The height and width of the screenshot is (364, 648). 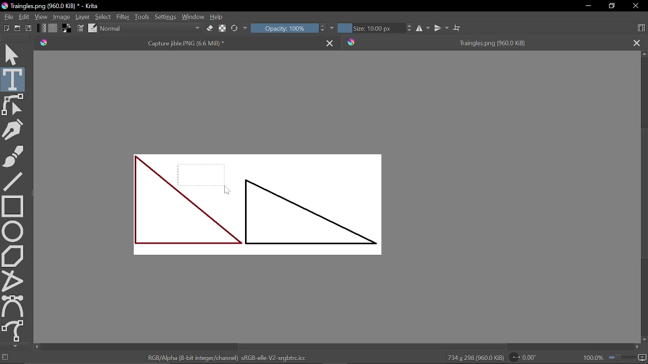 What do you see at coordinates (67, 29) in the screenshot?
I see `Foreground color` at bounding box center [67, 29].